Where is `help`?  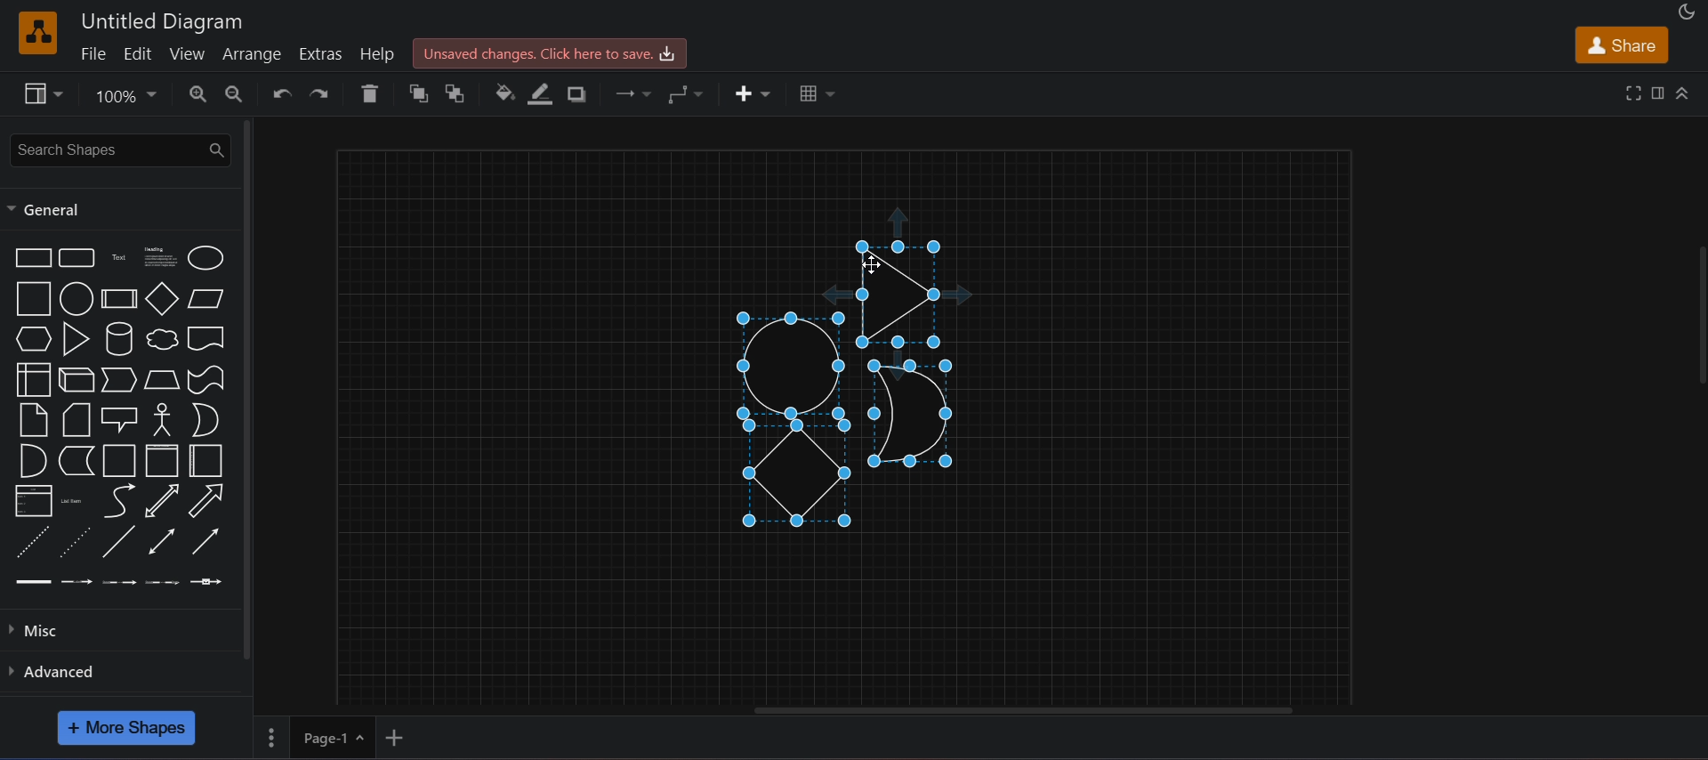 help is located at coordinates (377, 54).